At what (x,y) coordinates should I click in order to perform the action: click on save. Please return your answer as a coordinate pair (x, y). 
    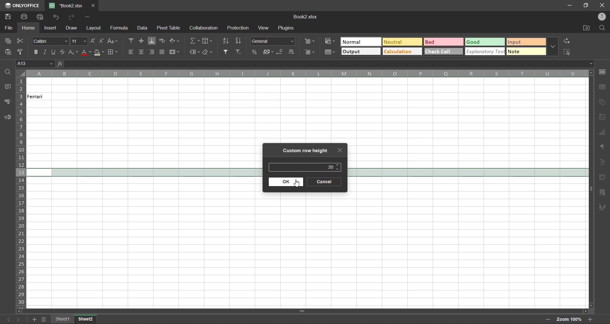
    Looking at the image, I should click on (7, 17).